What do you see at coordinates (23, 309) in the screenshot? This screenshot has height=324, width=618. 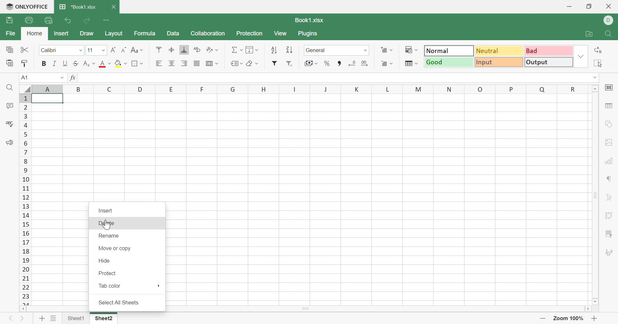 I see `Scroll Left` at bounding box center [23, 309].